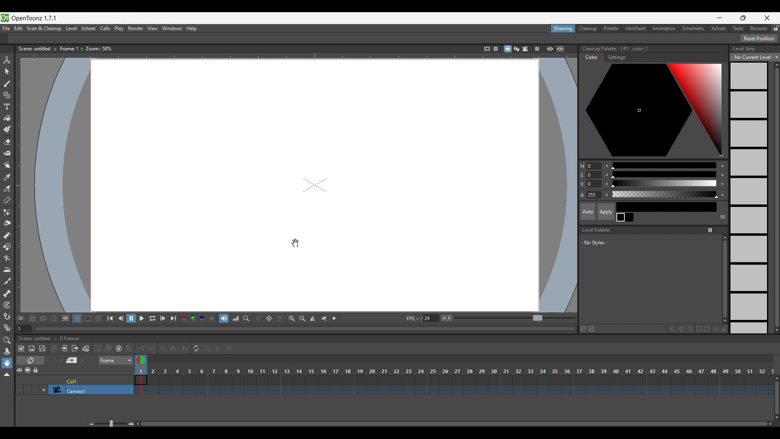 Image resolution: width=780 pixels, height=439 pixels. Describe the element at coordinates (6, 72) in the screenshot. I see `Selection tool` at that location.